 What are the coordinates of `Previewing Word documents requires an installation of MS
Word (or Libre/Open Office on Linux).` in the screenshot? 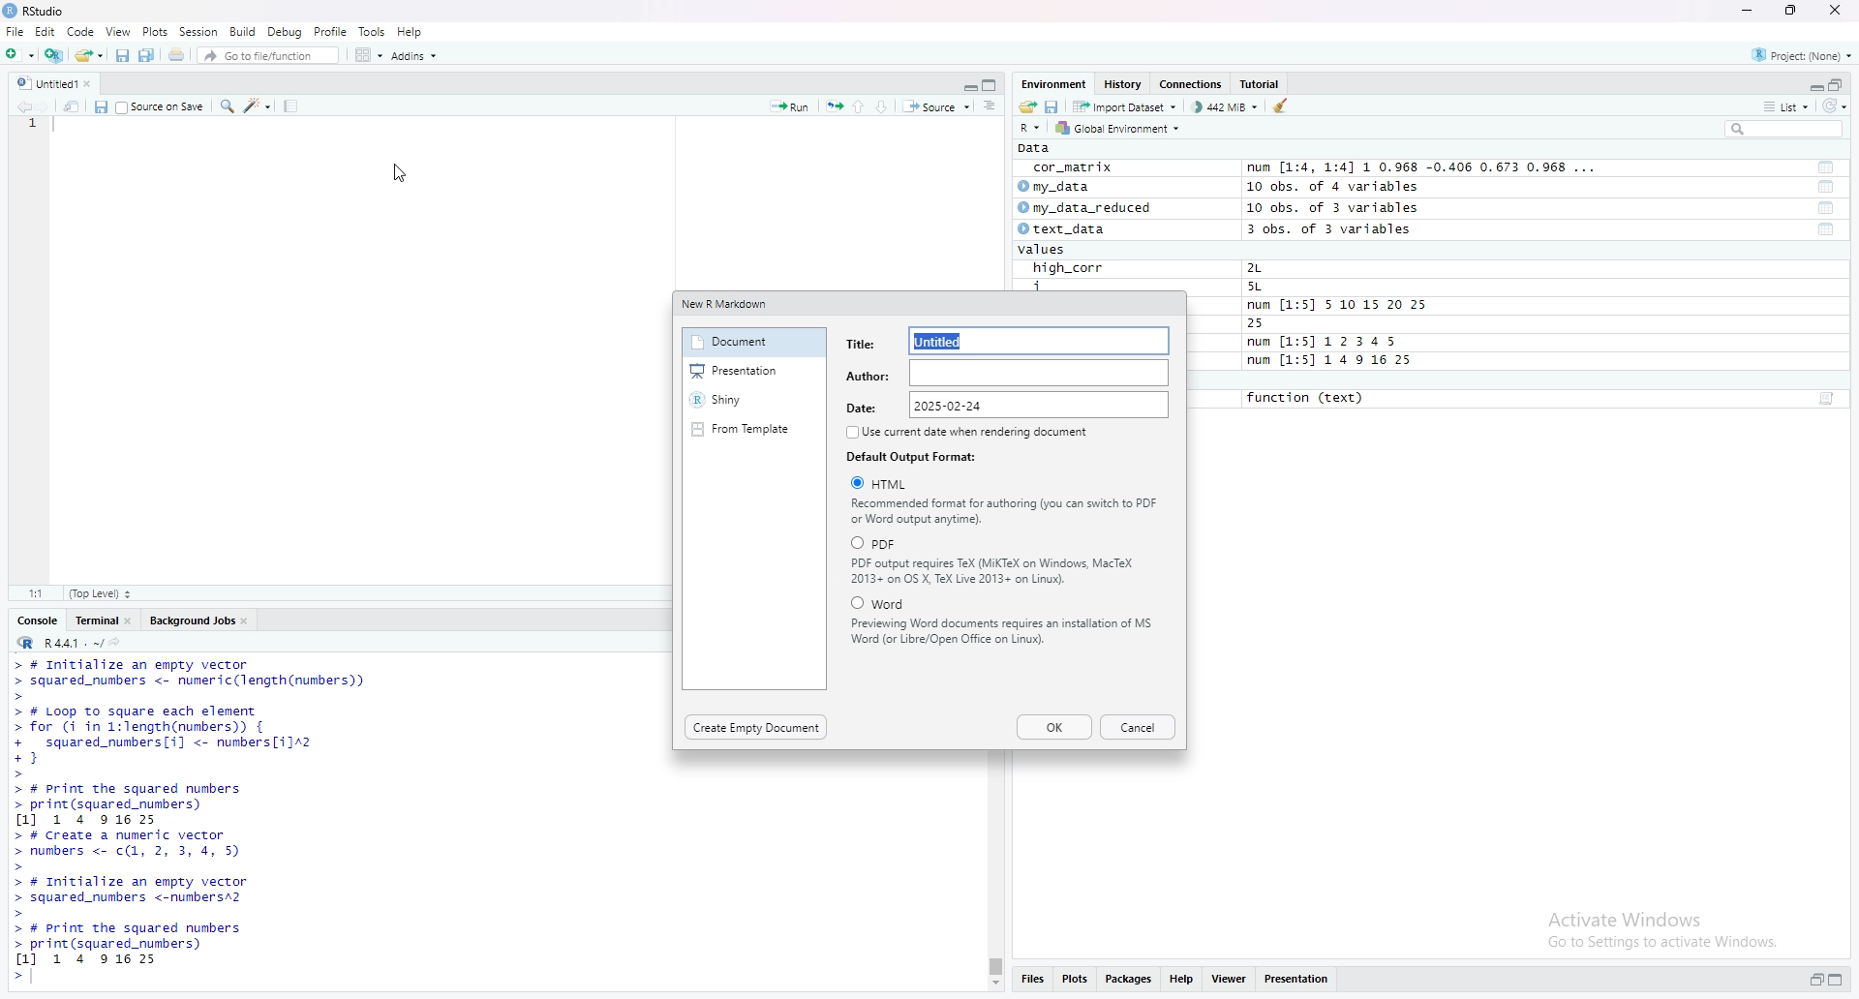 It's located at (1001, 635).